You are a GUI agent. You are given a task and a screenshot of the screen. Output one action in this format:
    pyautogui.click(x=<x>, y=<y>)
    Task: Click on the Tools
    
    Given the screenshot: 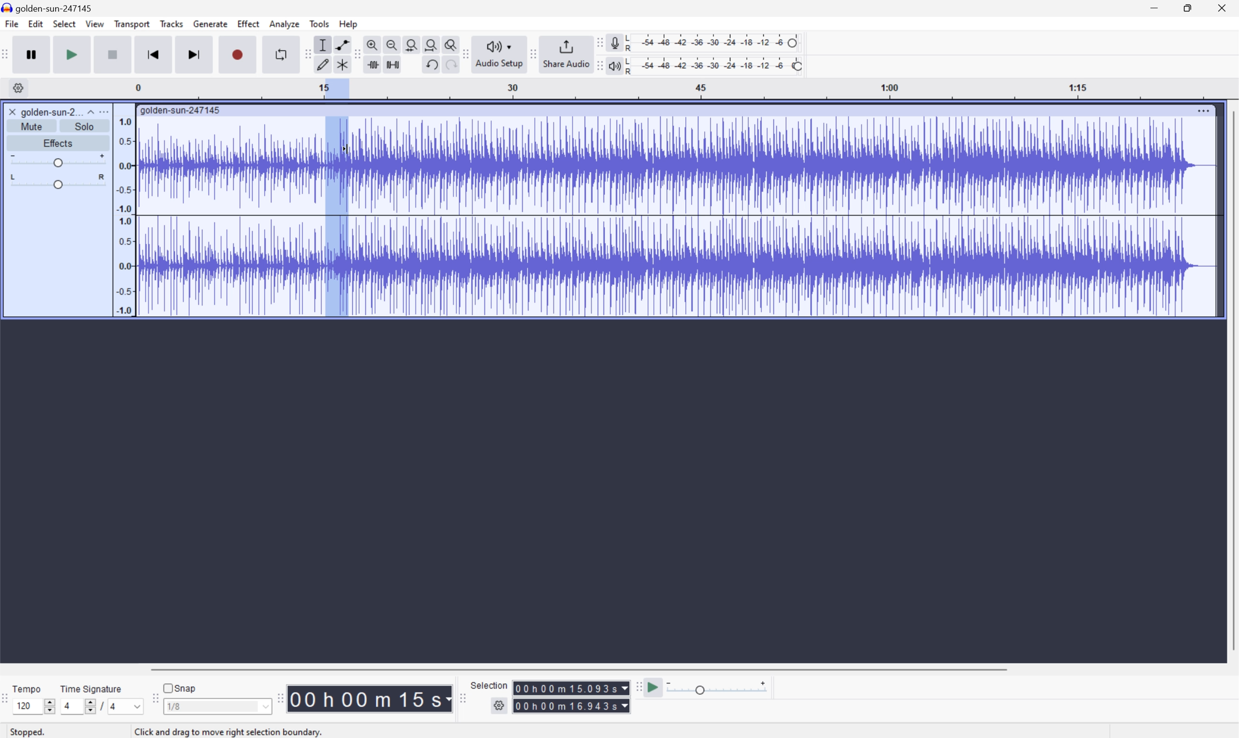 What is the action you would take?
    pyautogui.click(x=320, y=23)
    